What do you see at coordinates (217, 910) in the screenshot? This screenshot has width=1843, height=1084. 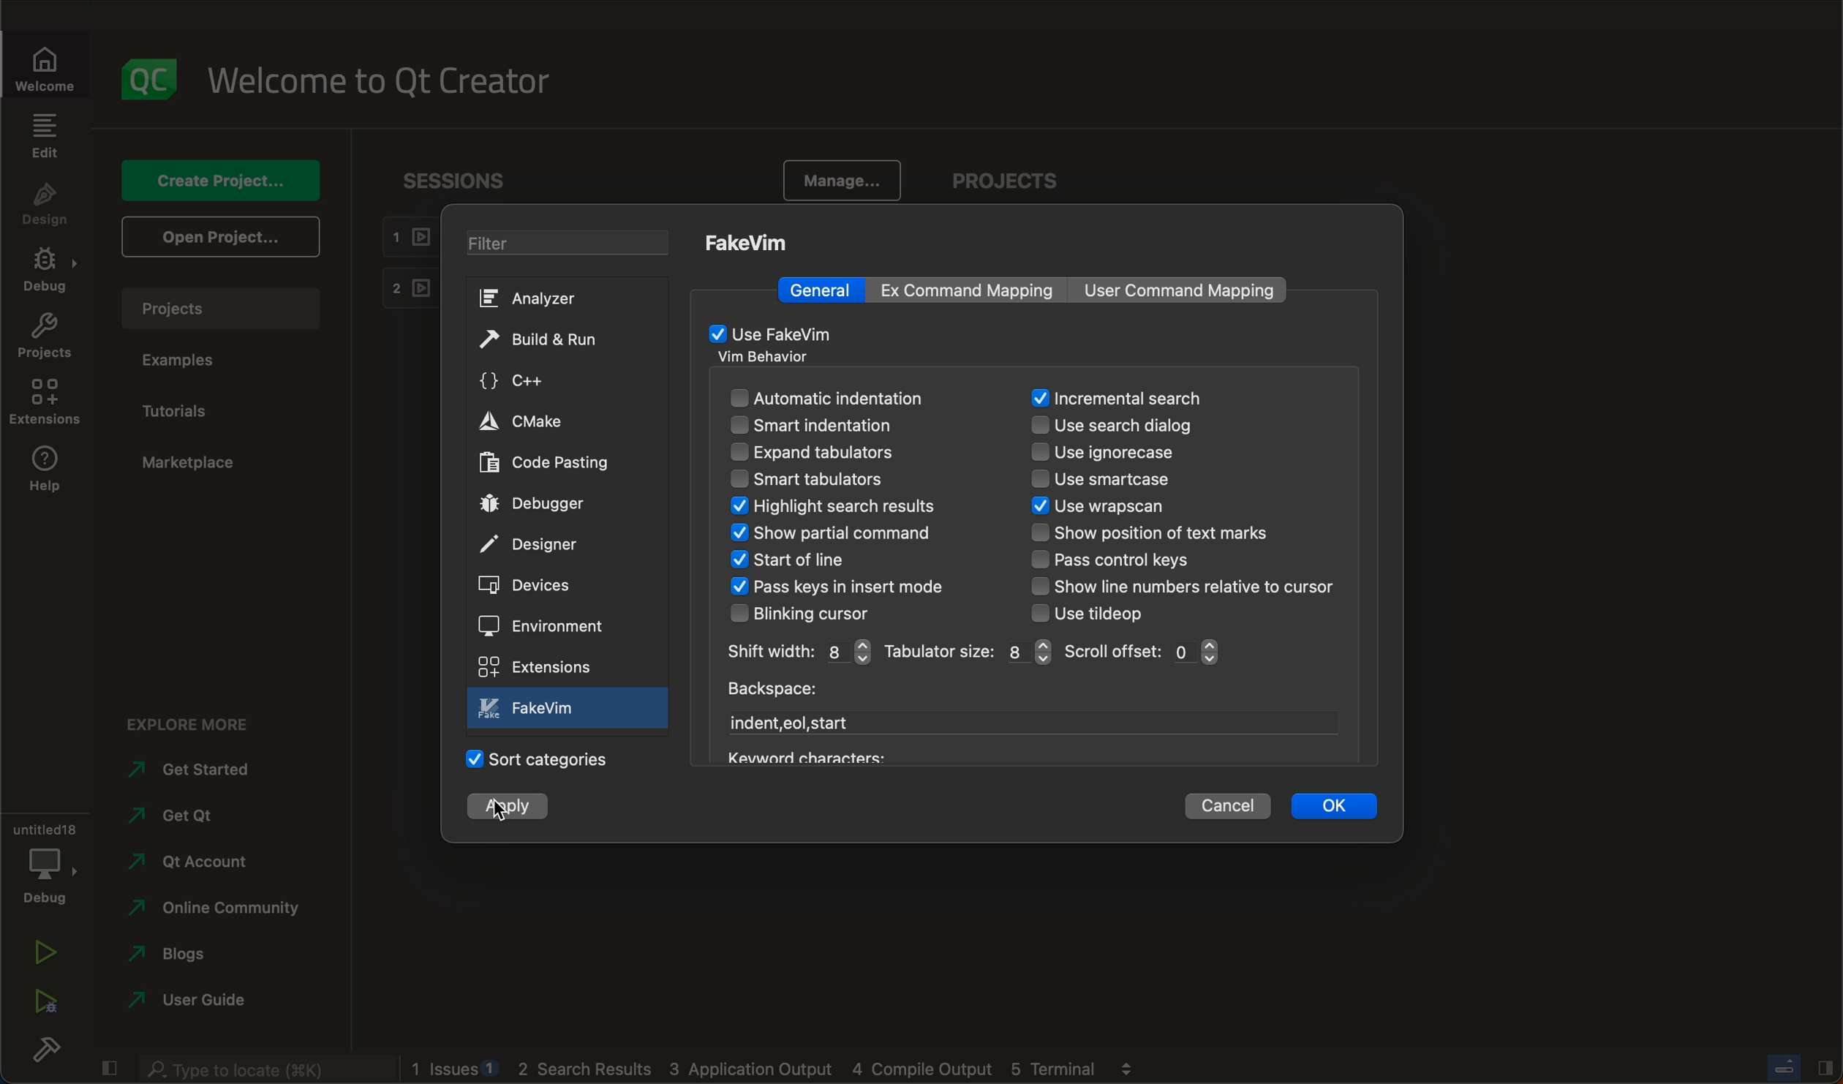 I see `community` at bounding box center [217, 910].